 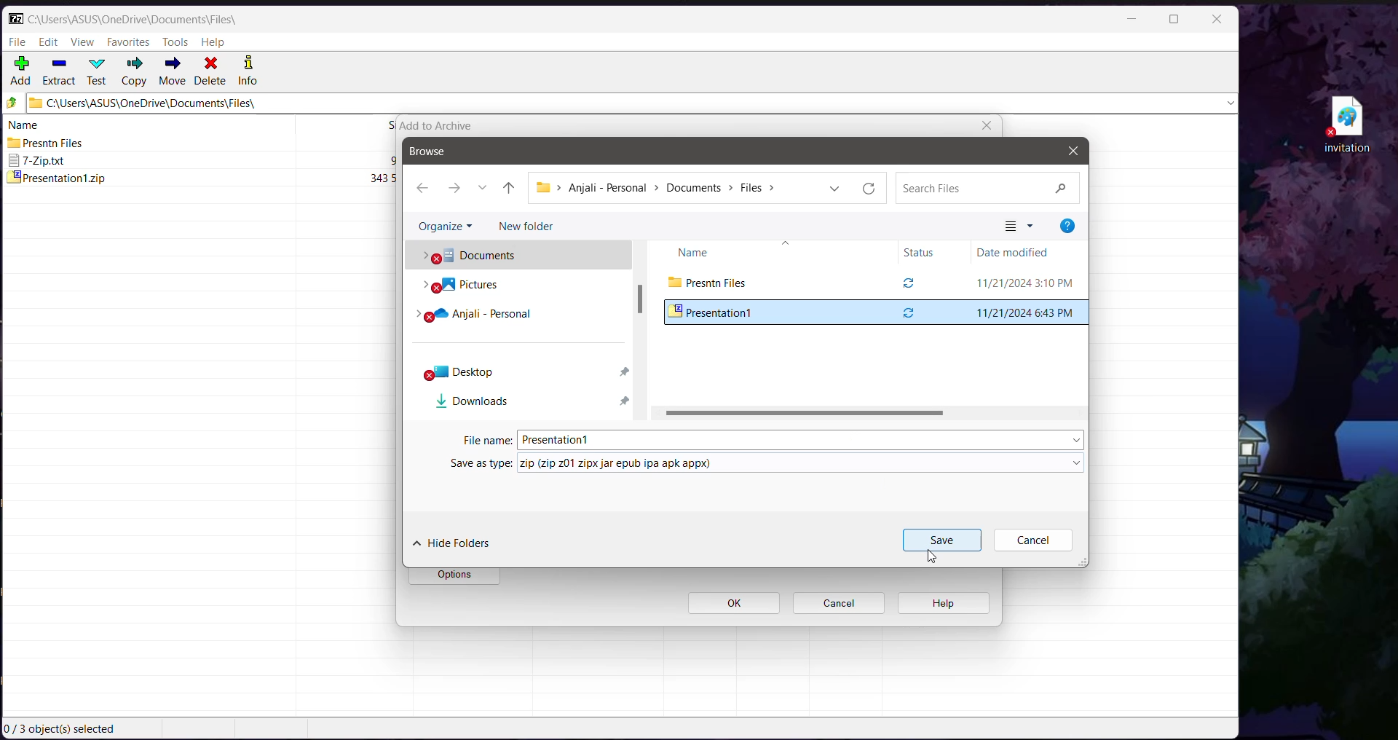 I want to click on presentationt.zip 343592 2024-11-211843 2024-11-20 23:06, so click(x=200, y=179).